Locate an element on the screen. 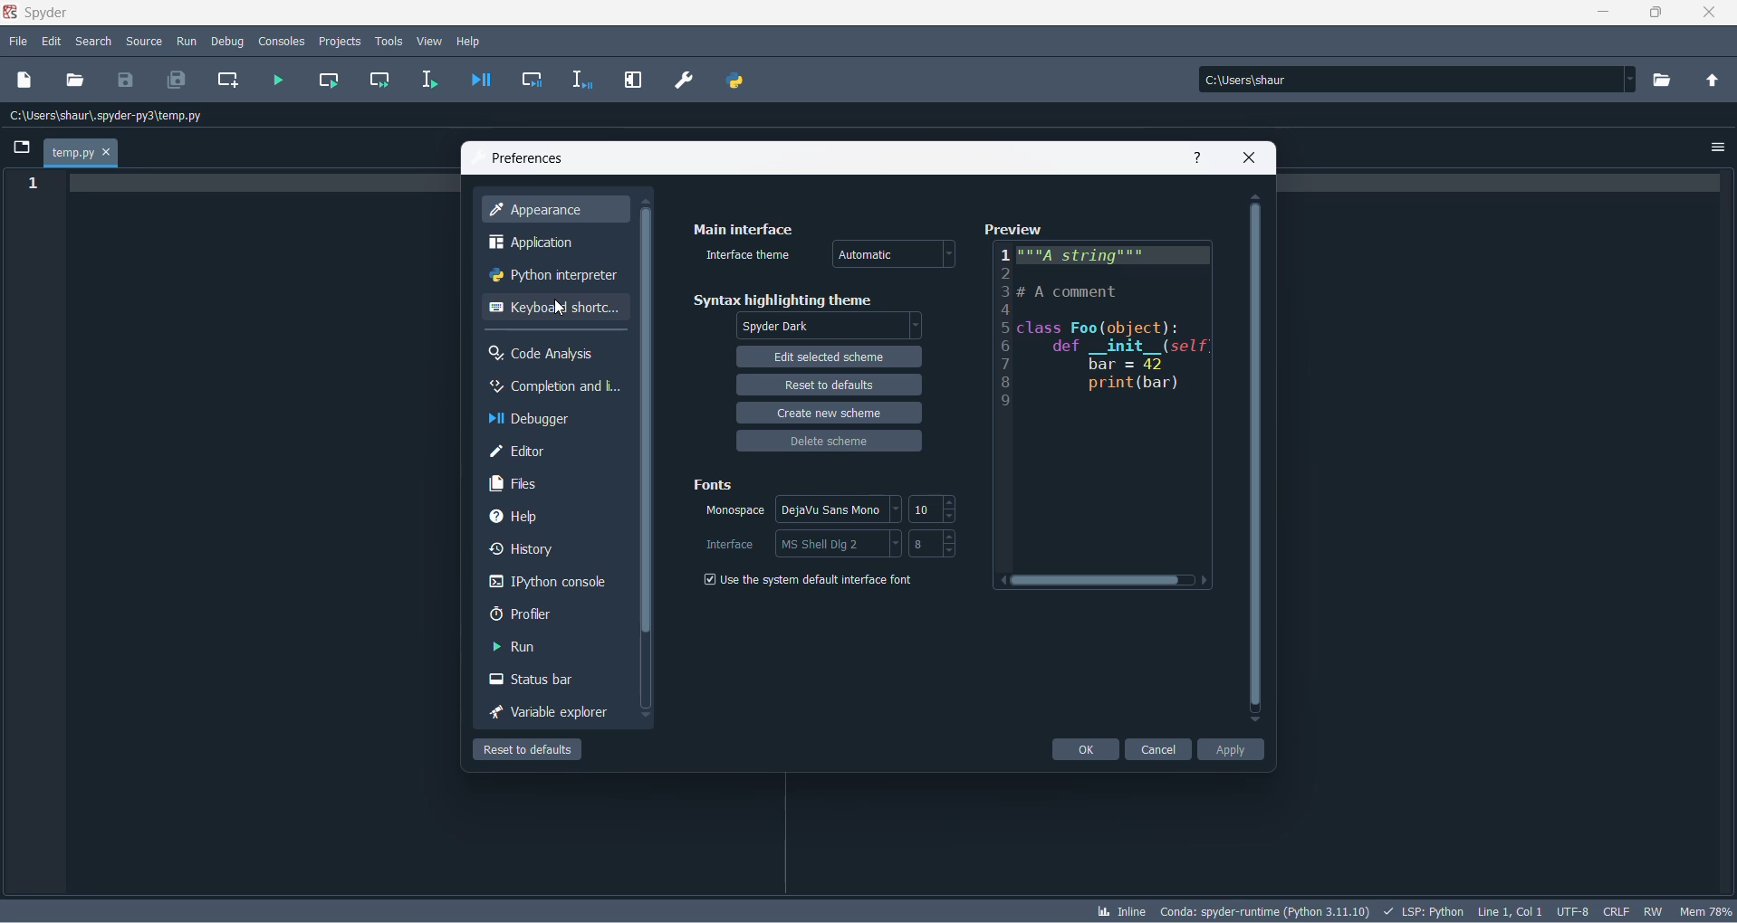 The image size is (1737, 923). code analysis is located at coordinates (551, 354).